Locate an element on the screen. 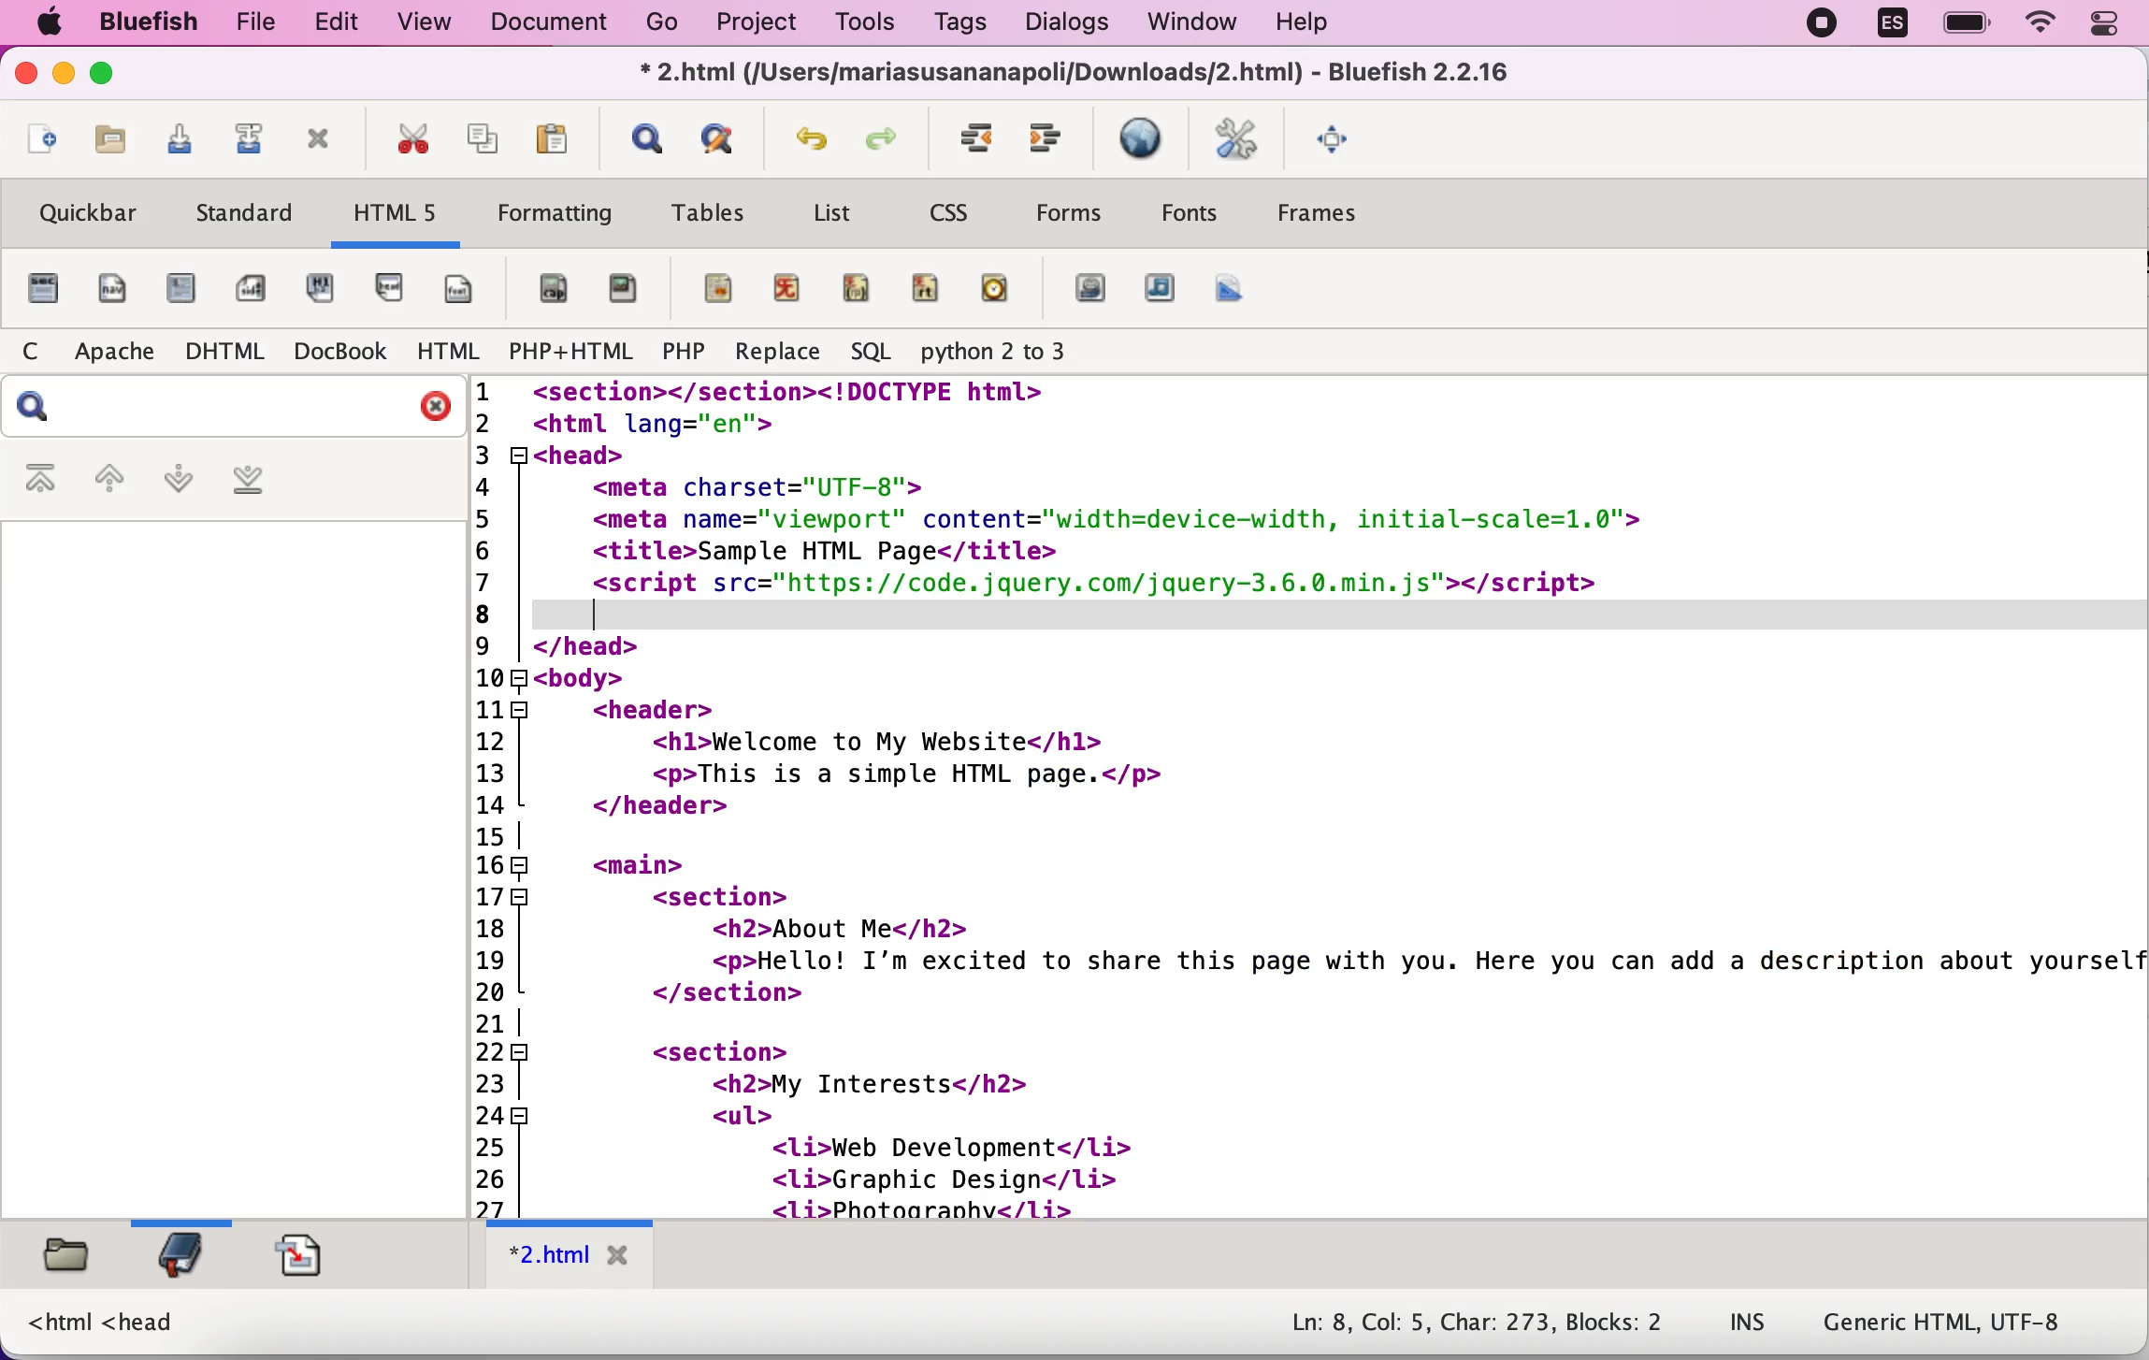  formatting is located at coordinates (554, 217).